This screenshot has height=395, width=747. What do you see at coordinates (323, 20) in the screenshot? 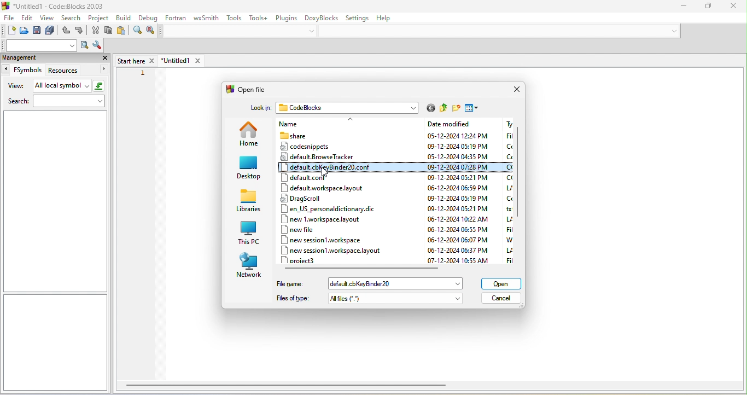
I see `doxyblocks` at bounding box center [323, 20].